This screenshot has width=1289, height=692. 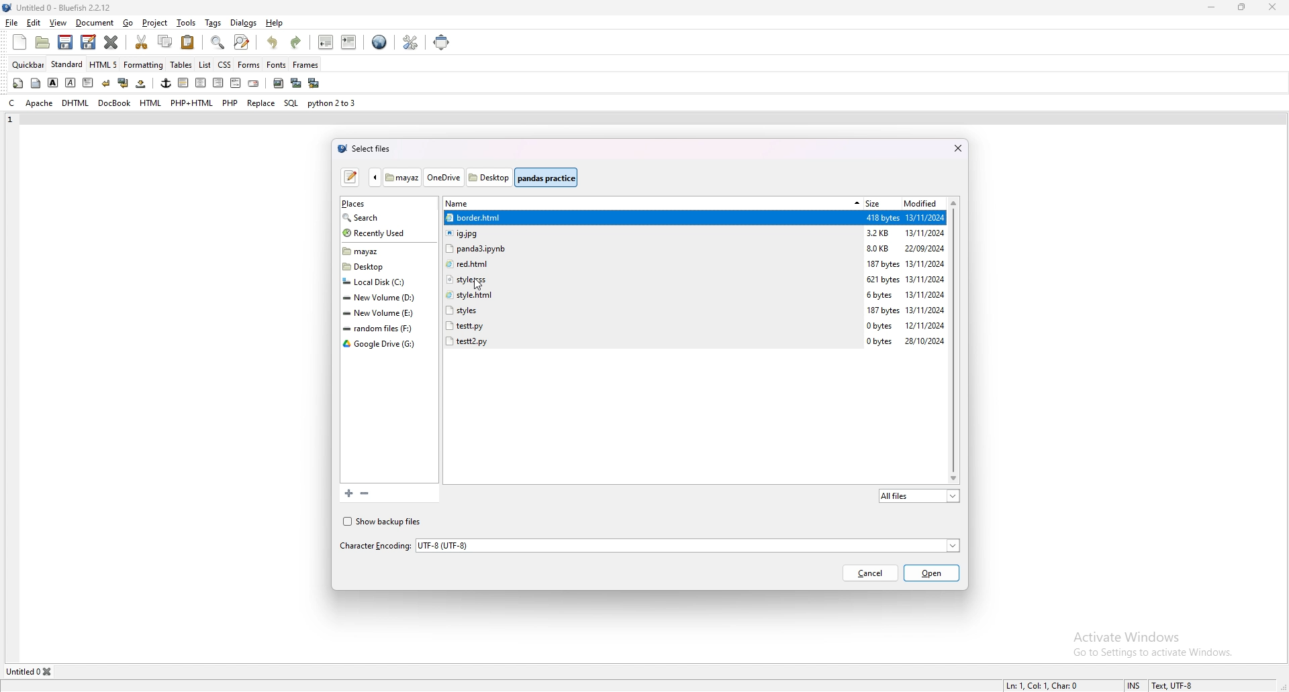 I want to click on close, so click(x=957, y=150).